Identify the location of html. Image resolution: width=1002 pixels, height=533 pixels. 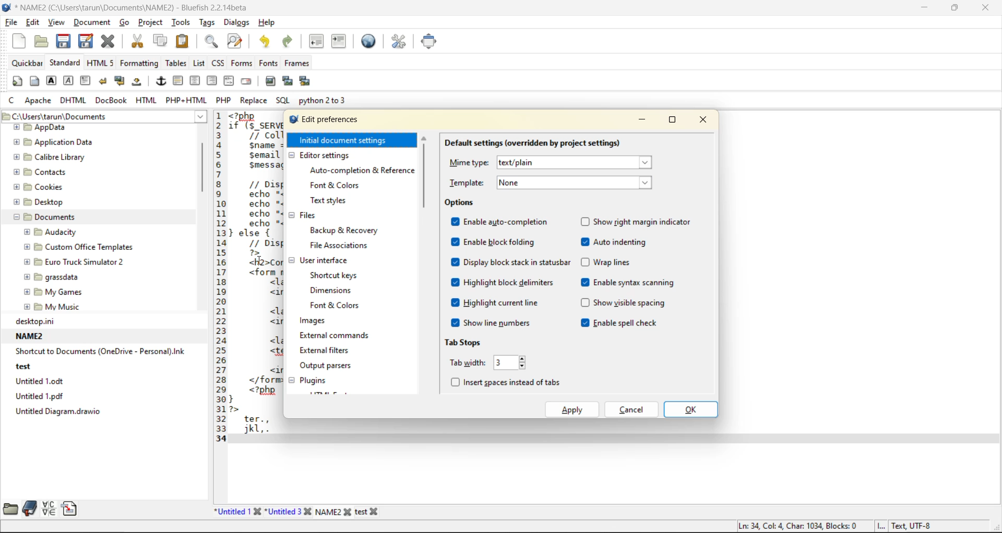
(146, 101).